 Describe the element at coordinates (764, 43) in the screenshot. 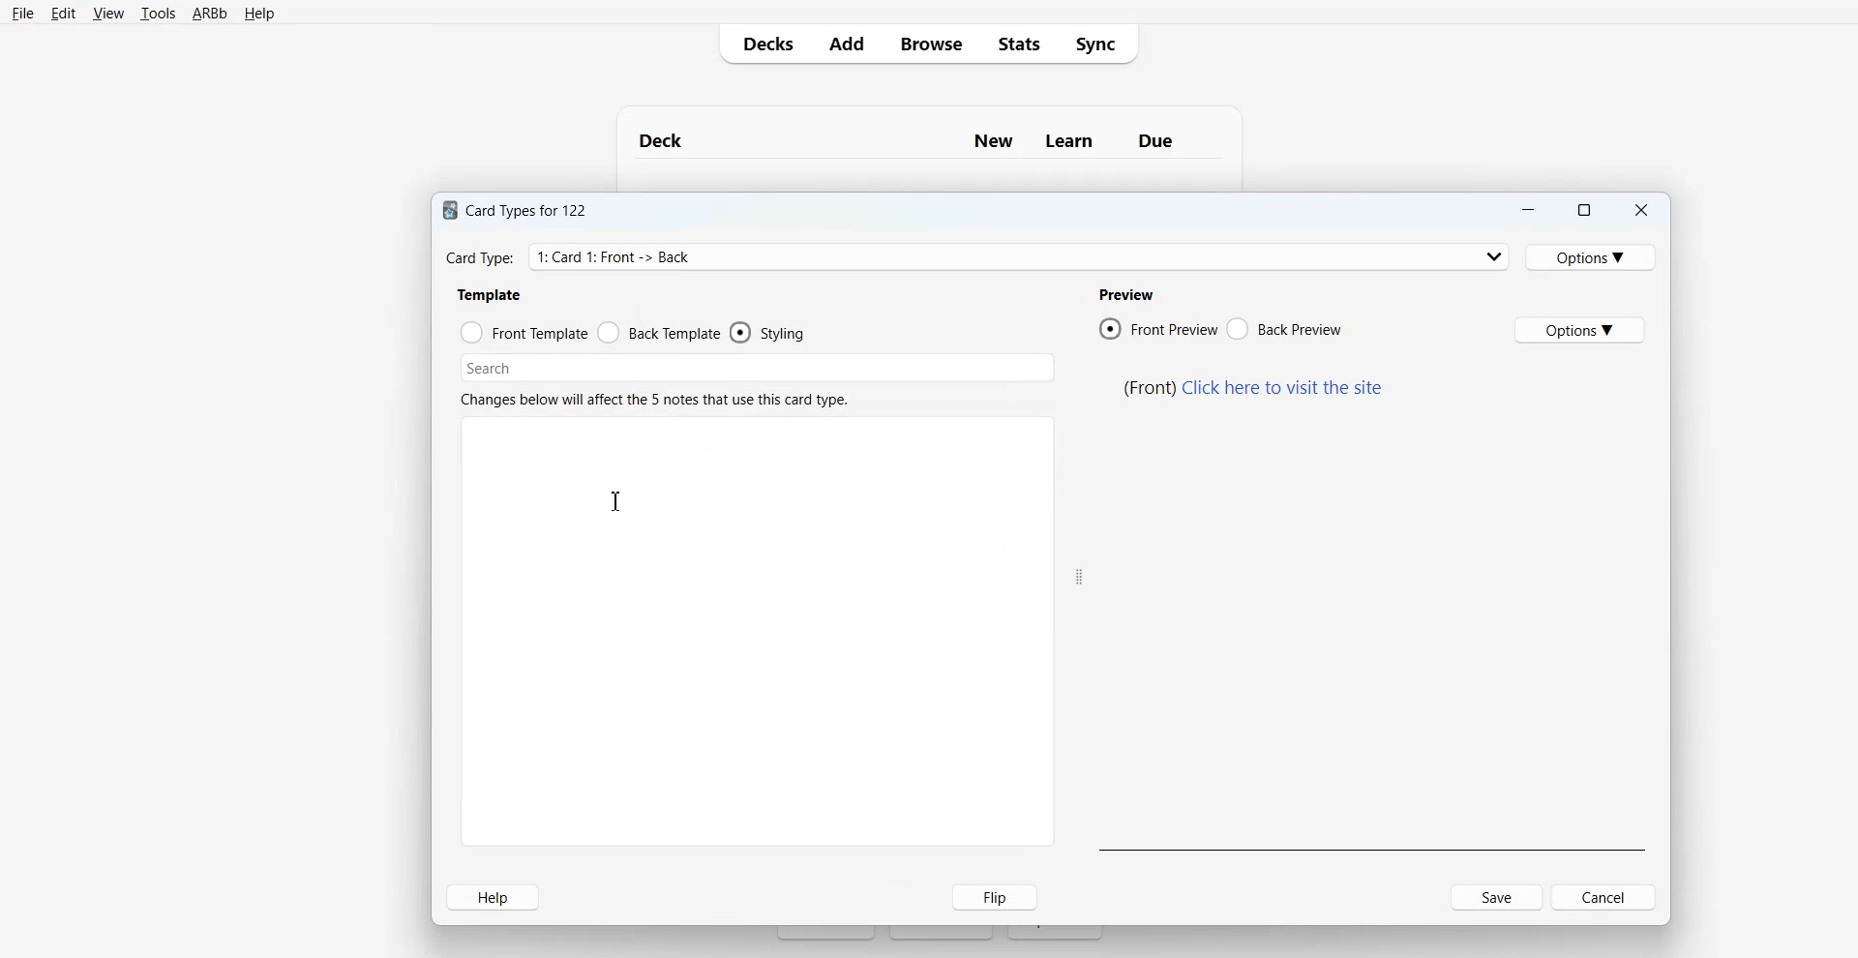

I see `Decks ` at that location.